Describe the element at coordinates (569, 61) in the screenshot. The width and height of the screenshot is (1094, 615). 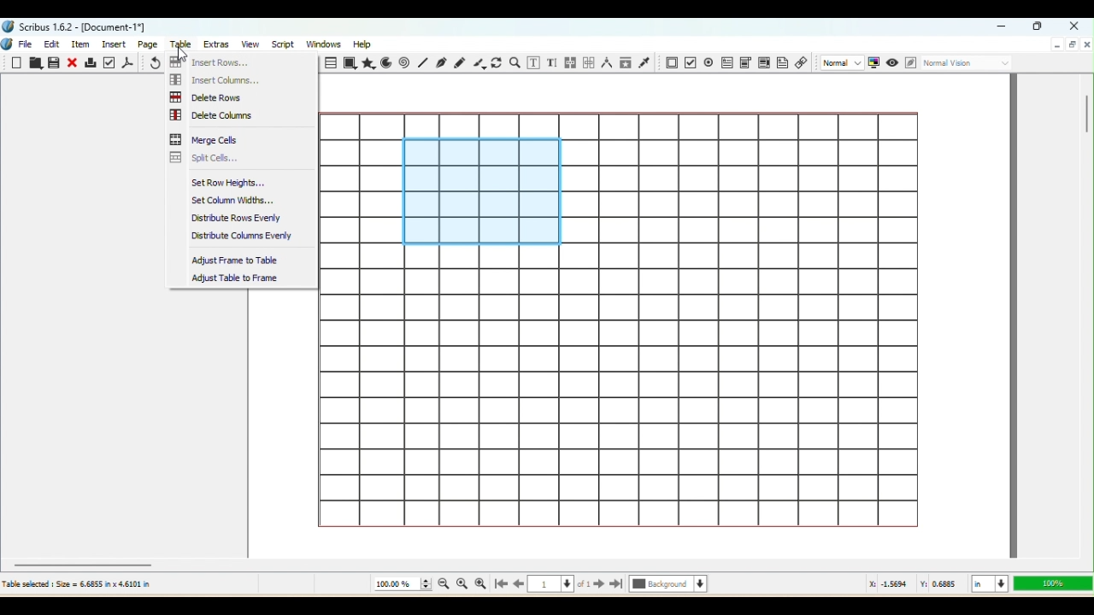
I see `Link text frames` at that location.